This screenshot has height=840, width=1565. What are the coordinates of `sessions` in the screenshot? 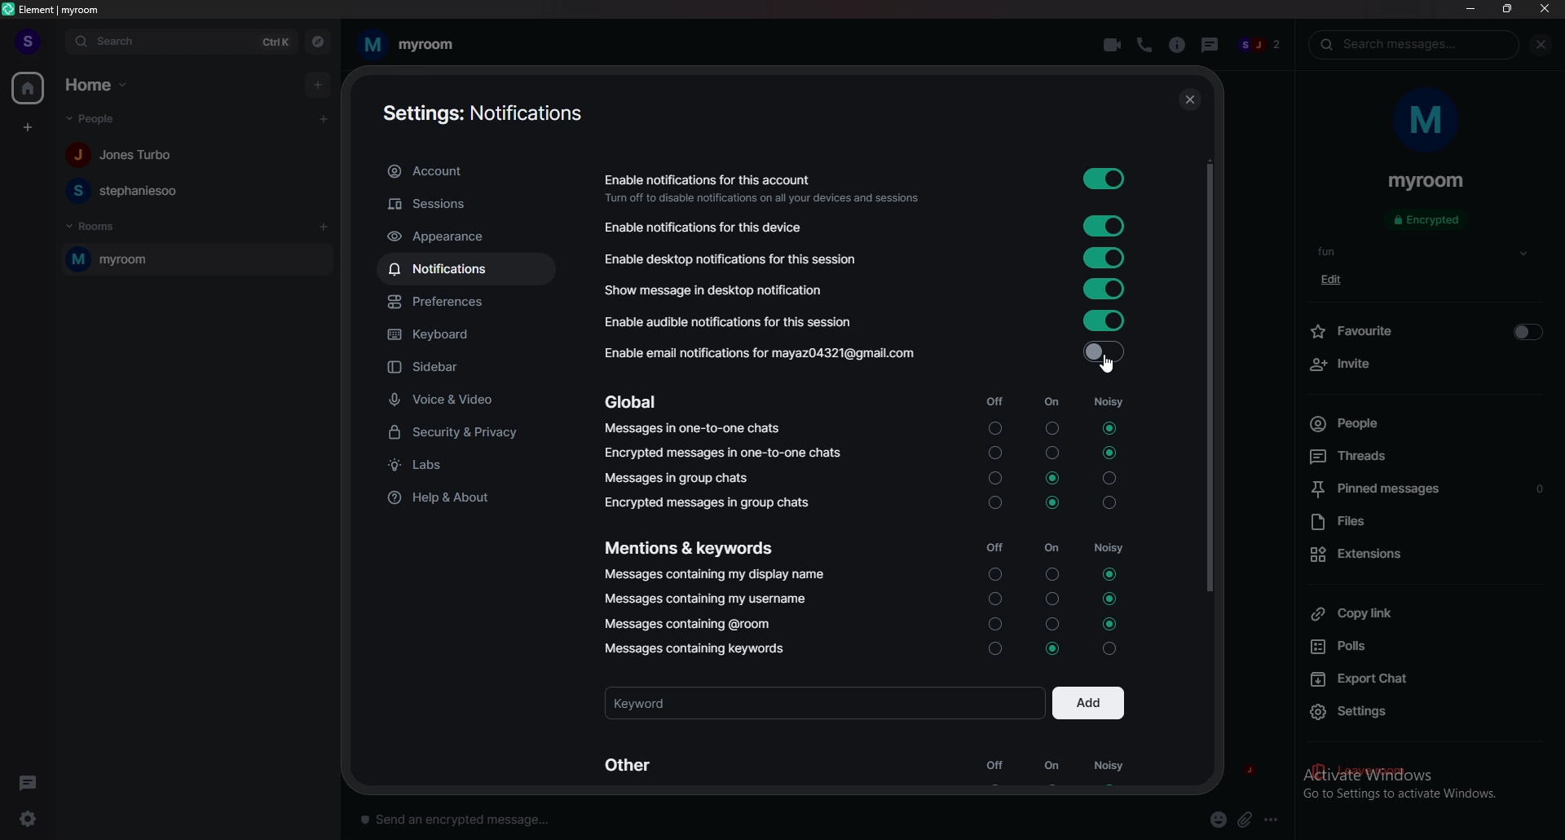 It's located at (471, 204).